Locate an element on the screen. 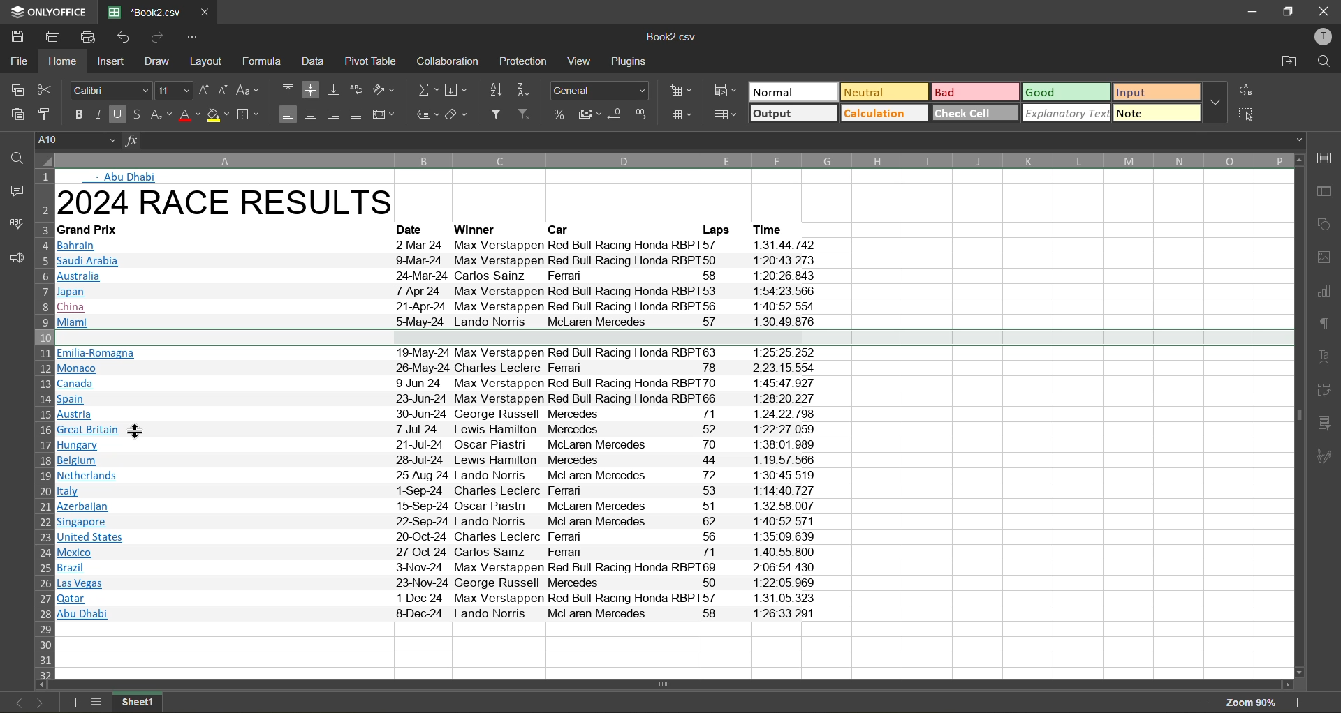  named ranges is located at coordinates (425, 114).